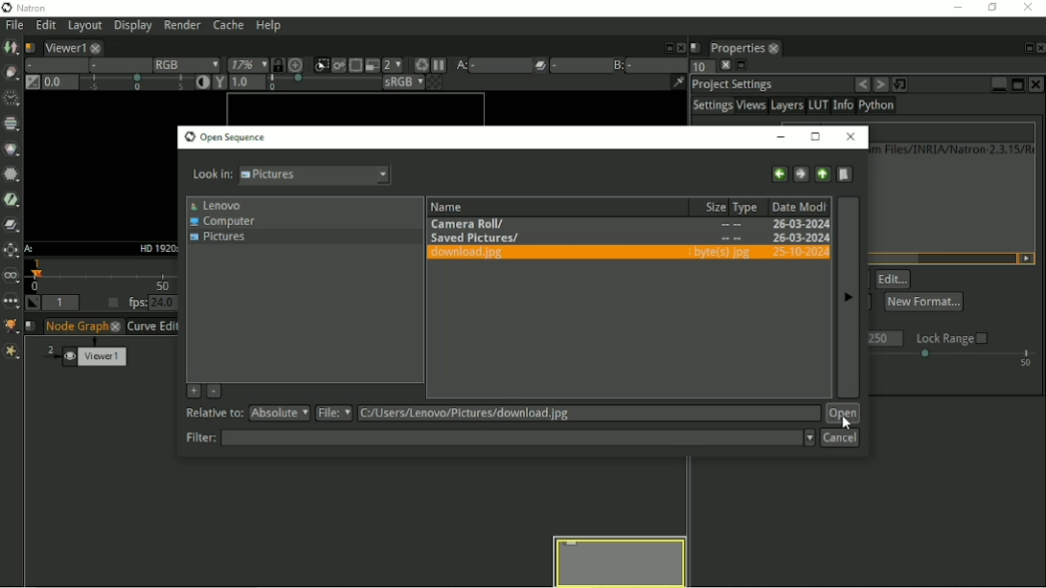 The image size is (1046, 588). What do you see at coordinates (392, 64) in the screenshot?
I see `Scale down render` at bounding box center [392, 64].